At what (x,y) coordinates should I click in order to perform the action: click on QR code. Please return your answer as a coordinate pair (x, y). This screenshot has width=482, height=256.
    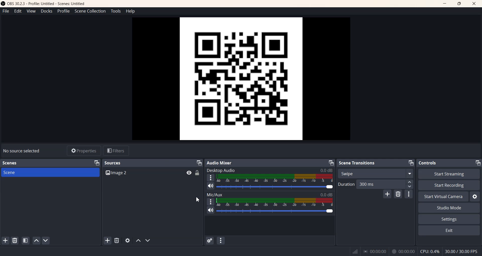
    Looking at the image, I should click on (239, 79).